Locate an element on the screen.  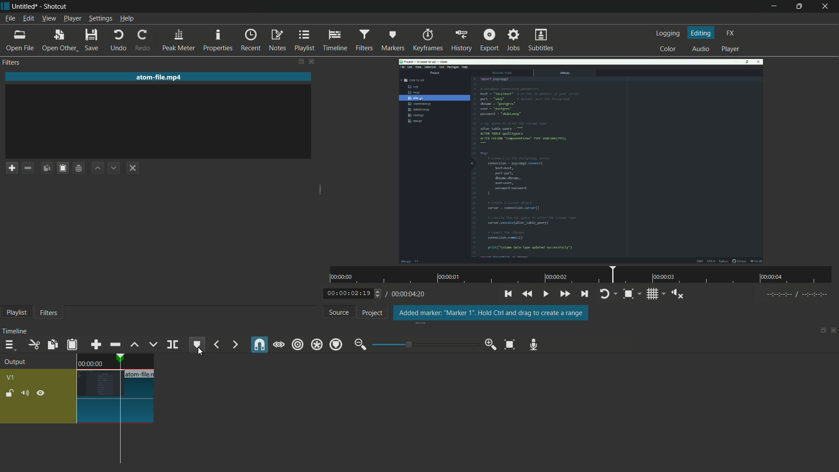
maximize is located at coordinates (798, 7).